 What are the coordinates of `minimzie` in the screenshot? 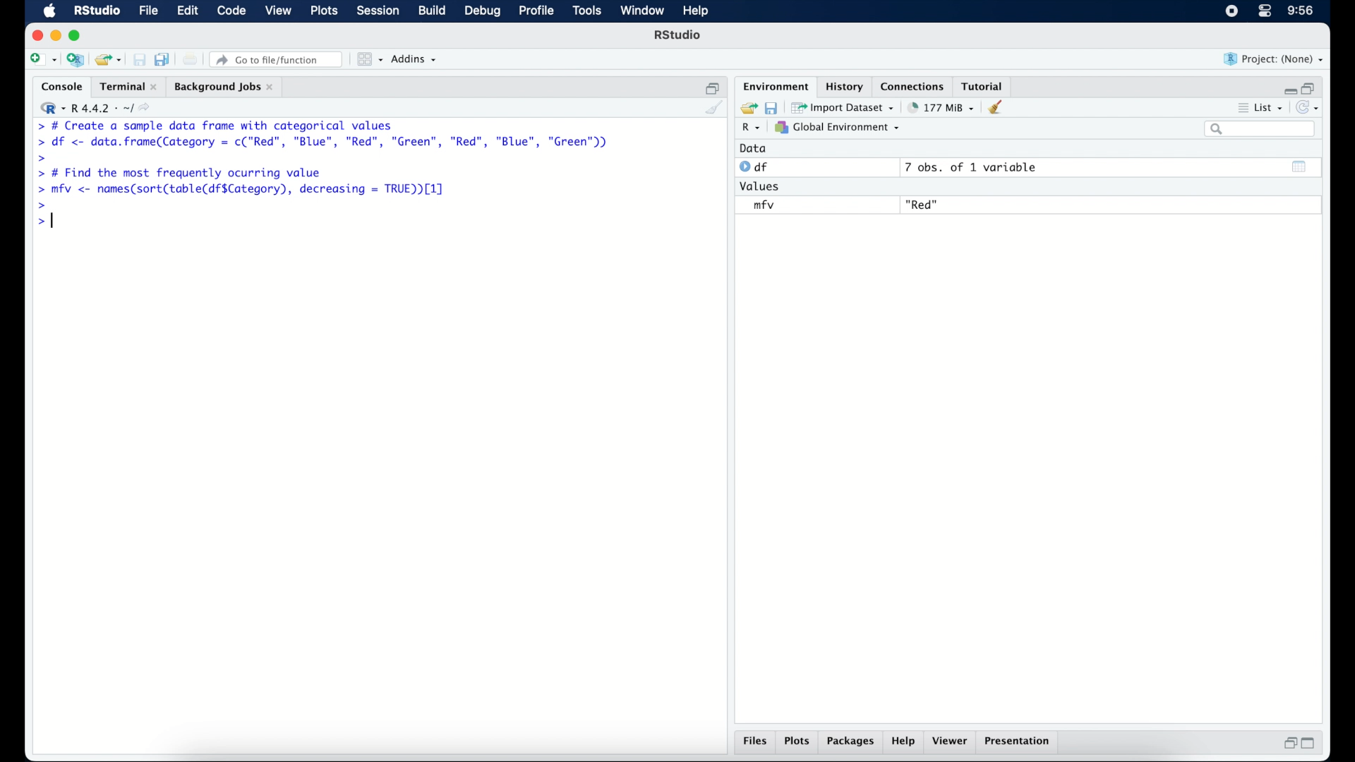 It's located at (55, 35).